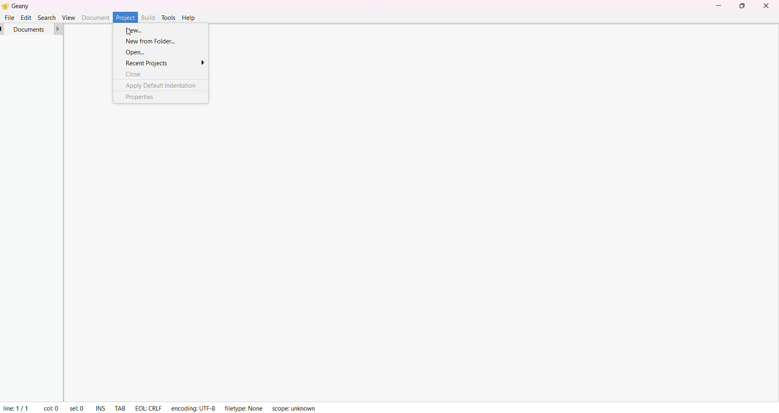 This screenshot has width=779, height=413. I want to click on open, so click(136, 52).